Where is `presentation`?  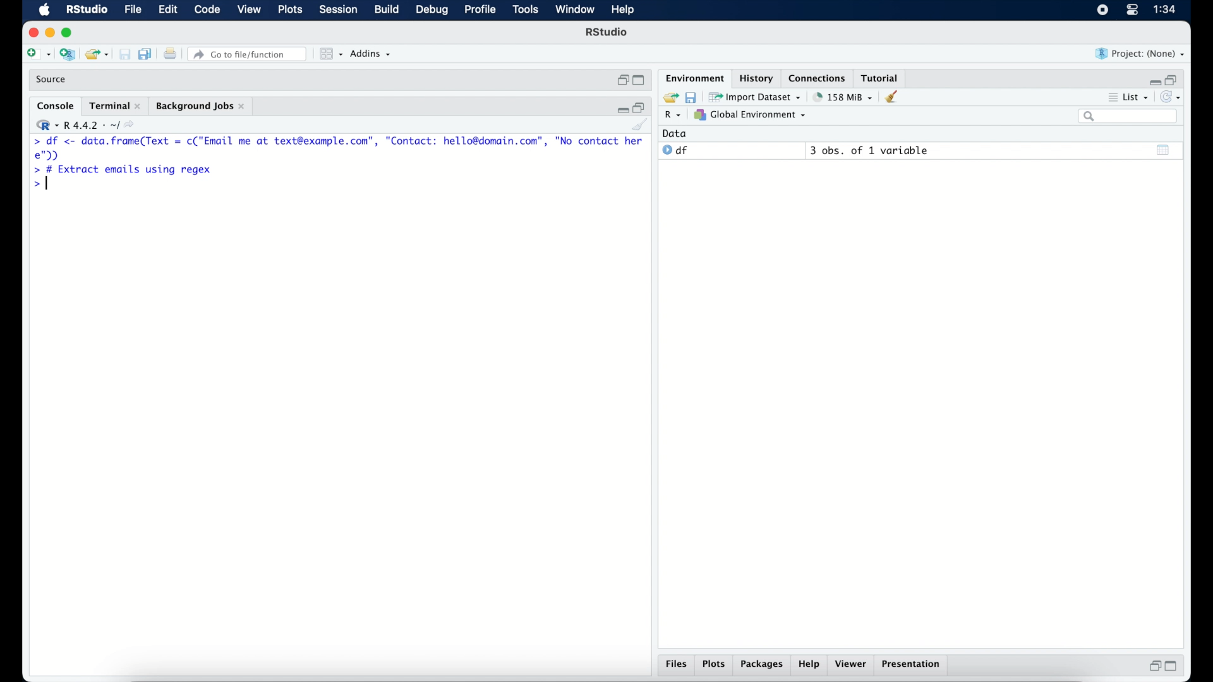
presentation is located at coordinates (913, 666).